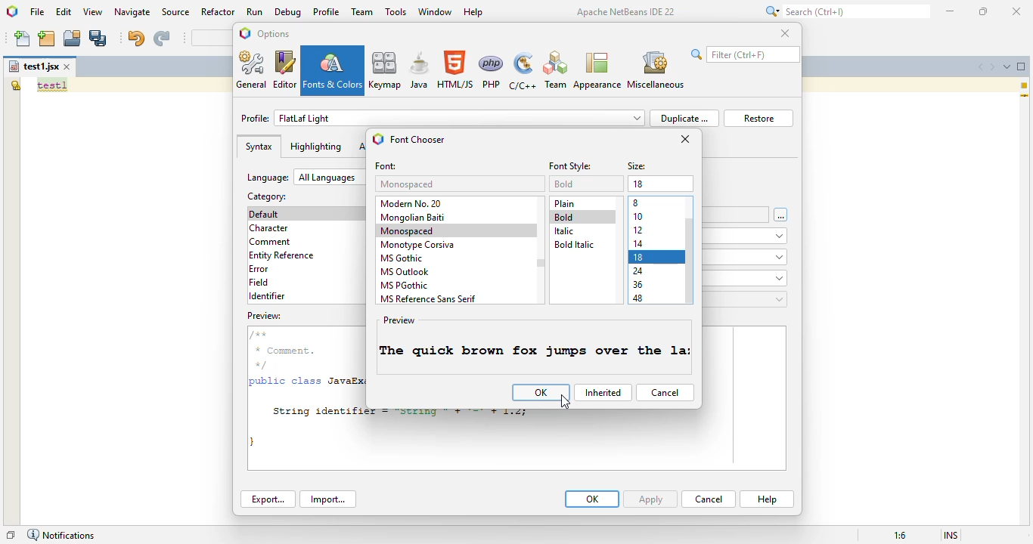  What do you see at coordinates (315, 147) in the screenshot?
I see `highlighting` at bounding box center [315, 147].